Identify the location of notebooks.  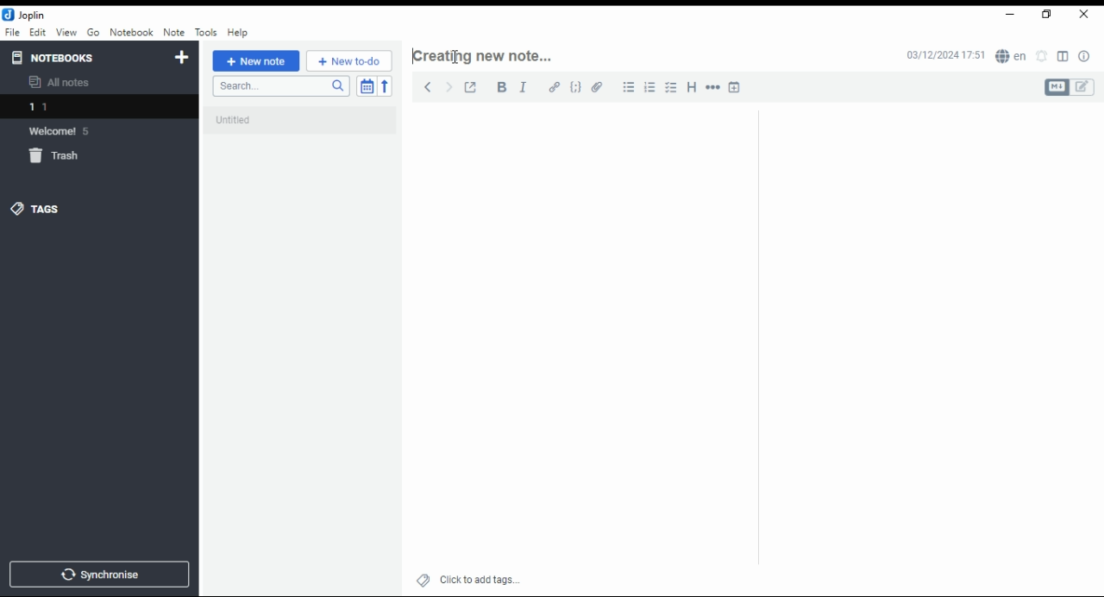
(57, 57).